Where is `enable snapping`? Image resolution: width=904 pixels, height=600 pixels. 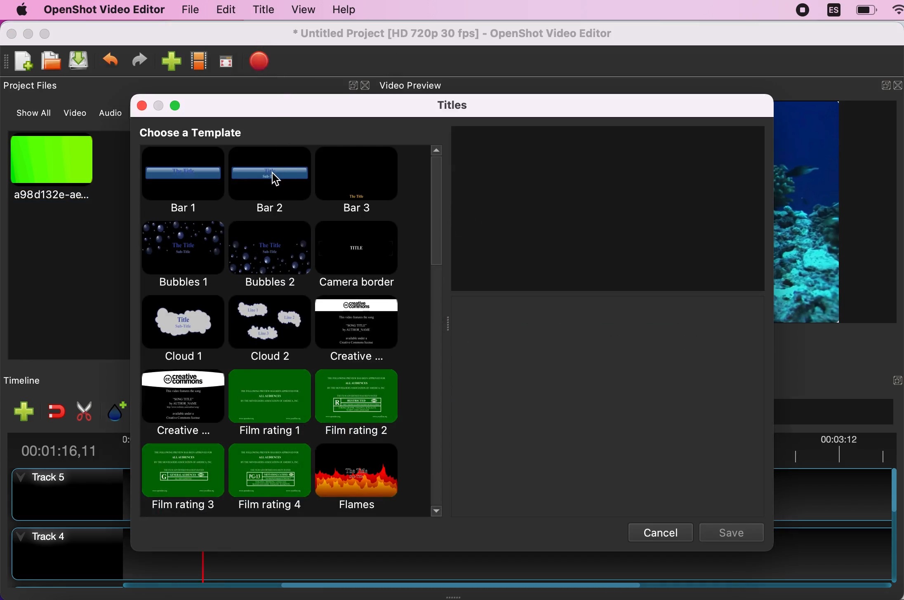 enable snapping is located at coordinates (53, 411).